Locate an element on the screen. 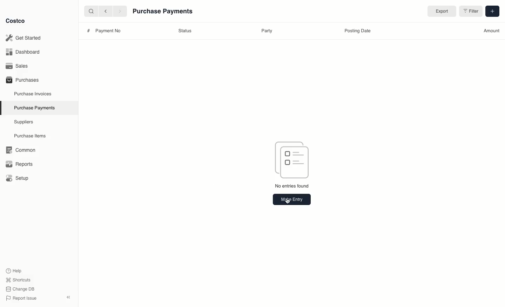 The image size is (505, 307). collapse is located at coordinates (68, 297).